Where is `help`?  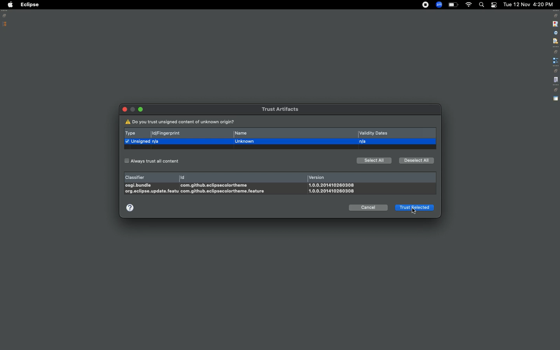 help is located at coordinates (130, 208).